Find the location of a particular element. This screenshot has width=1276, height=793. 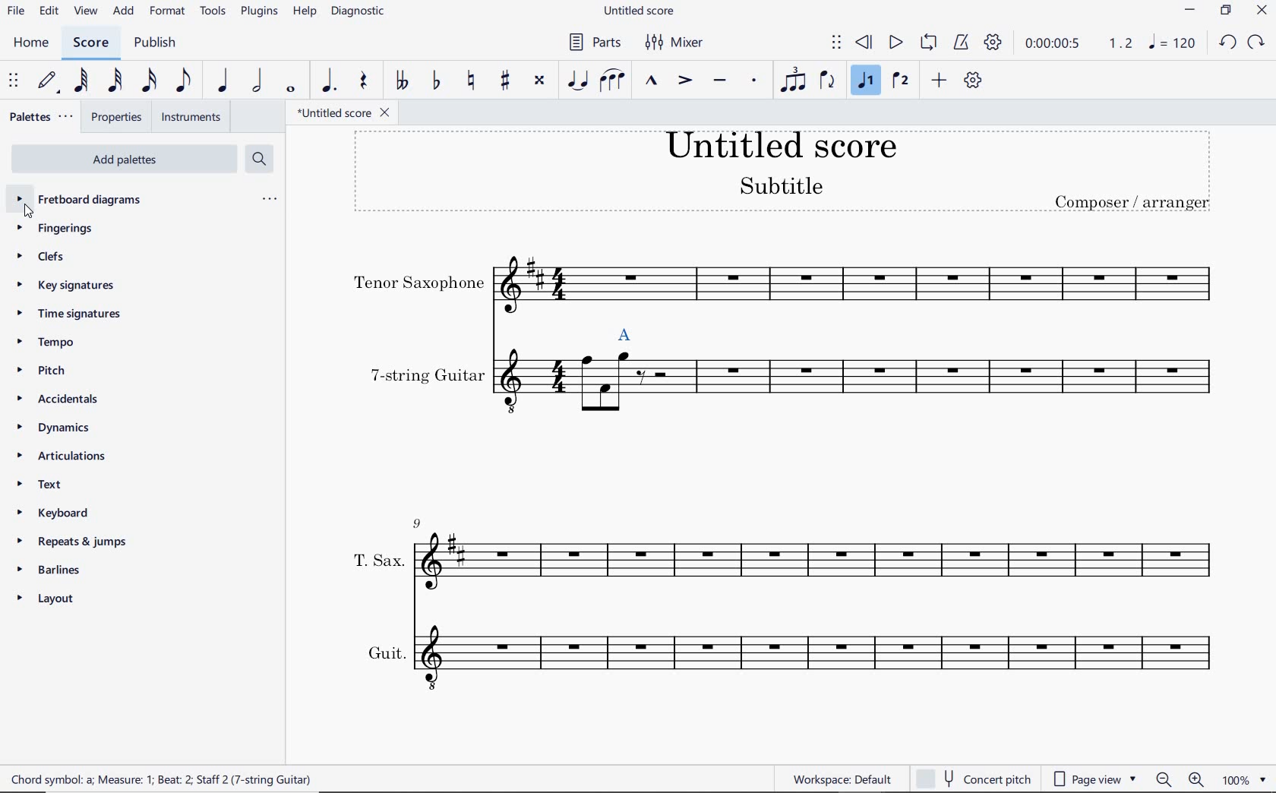

VIEW is located at coordinates (85, 11).